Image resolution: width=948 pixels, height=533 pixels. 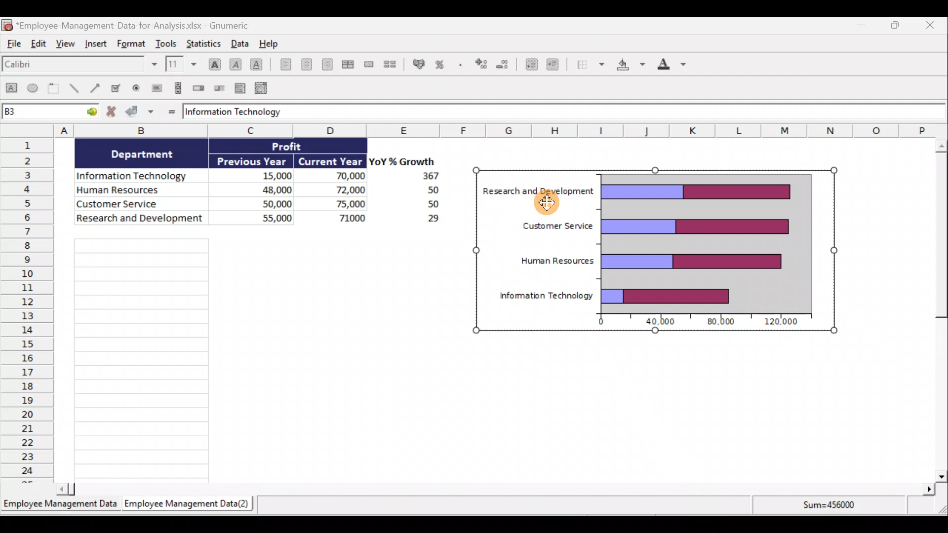 I want to click on Columns, so click(x=466, y=131).